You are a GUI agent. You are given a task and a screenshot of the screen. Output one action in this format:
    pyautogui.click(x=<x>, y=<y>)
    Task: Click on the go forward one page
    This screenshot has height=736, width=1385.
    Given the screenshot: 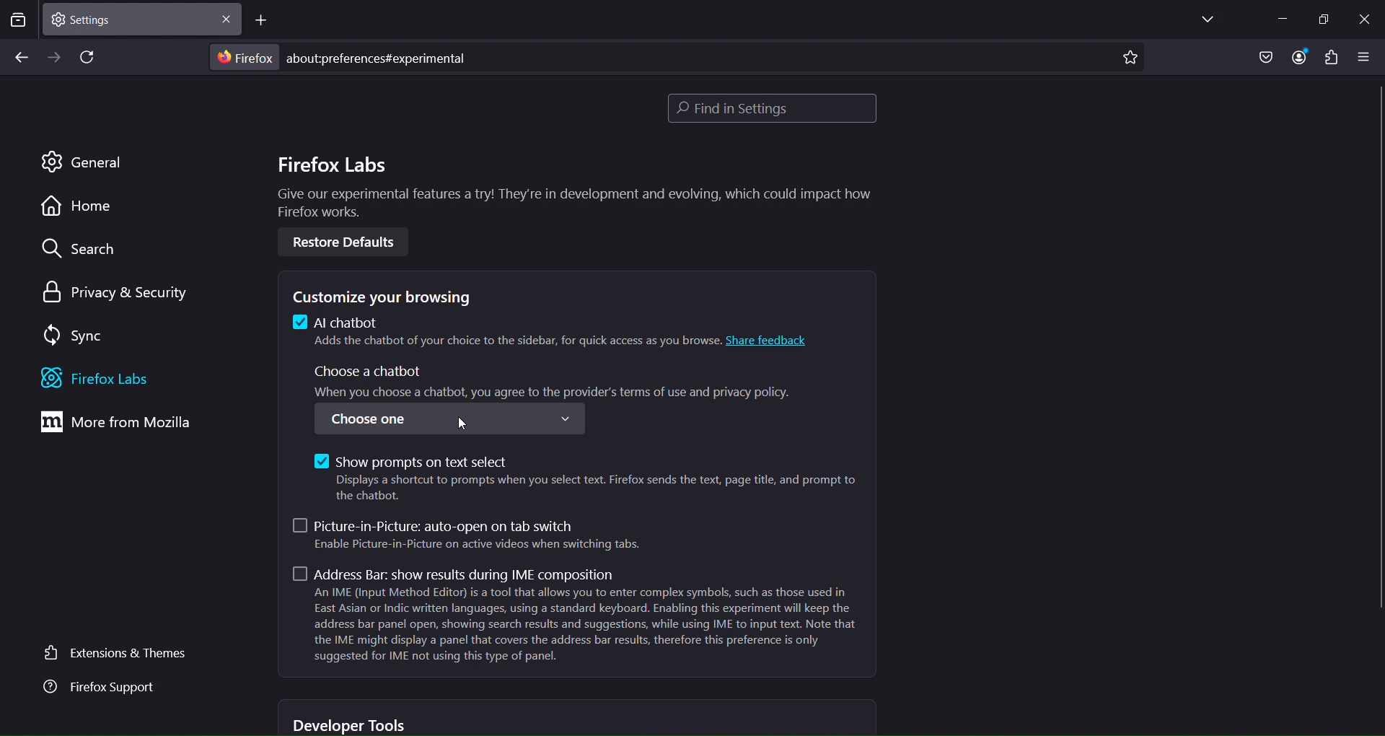 What is the action you would take?
    pyautogui.click(x=56, y=57)
    